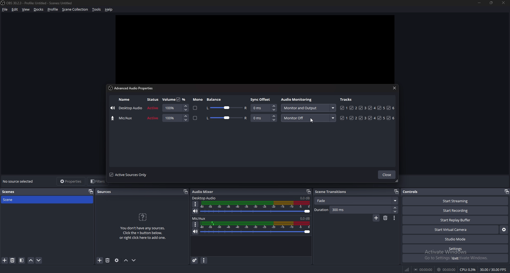 The image size is (510, 273). Describe the element at coordinates (468, 270) in the screenshot. I see `CPU: 0.3%` at that location.